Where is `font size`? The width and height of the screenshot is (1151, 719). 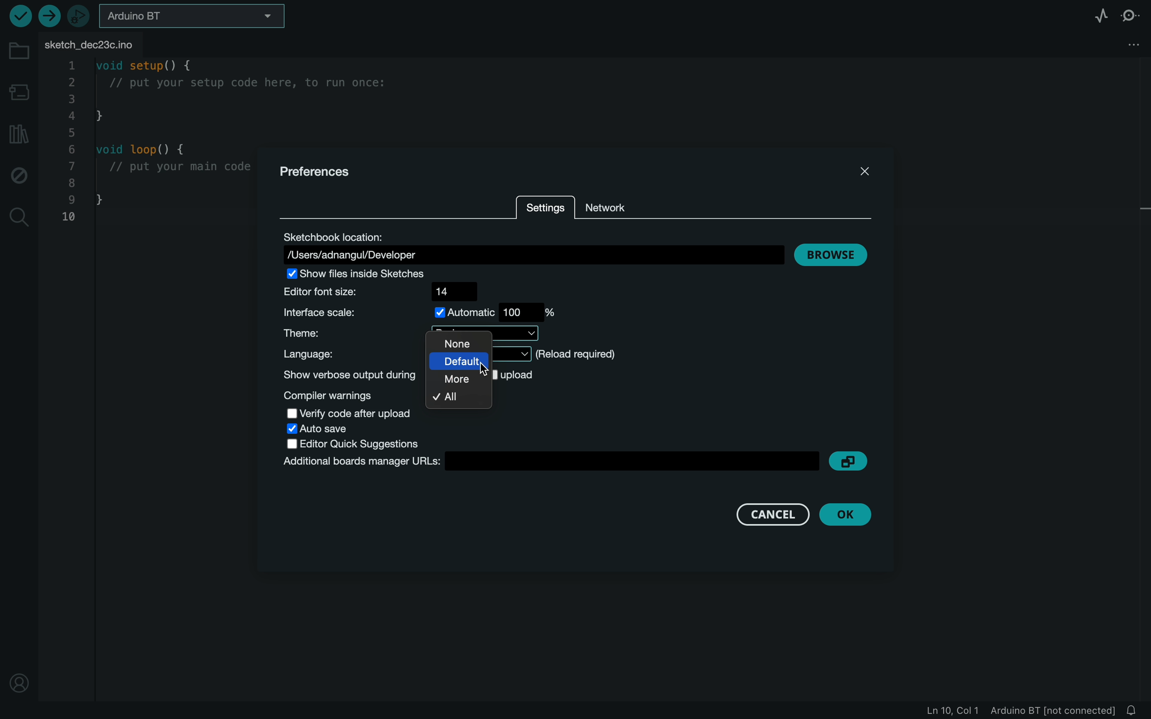 font size is located at coordinates (379, 294).